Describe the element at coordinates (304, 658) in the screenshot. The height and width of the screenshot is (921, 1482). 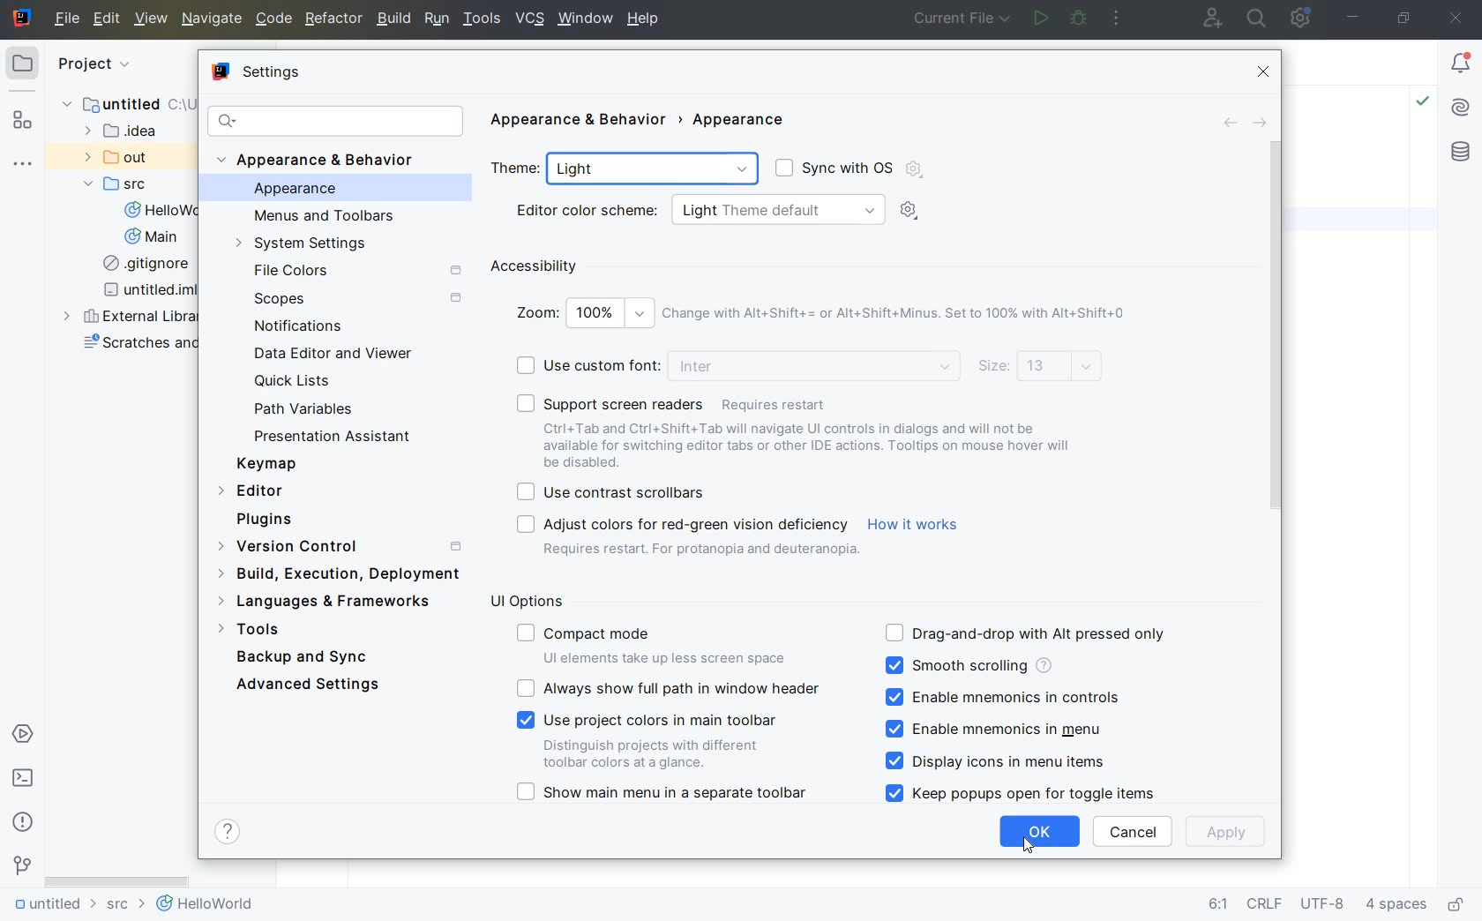
I see `BACKUP AND SYNC` at that location.